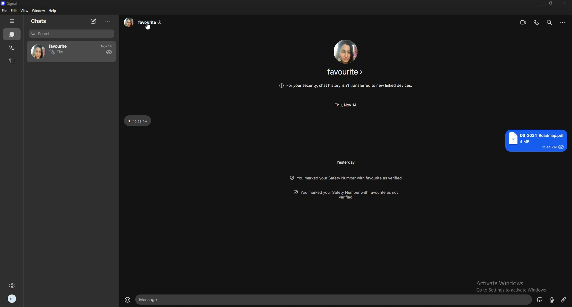 This screenshot has width=572, height=307. What do you see at coordinates (24, 11) in the screenshot?
I see `view` at bounding box center [24, 11].